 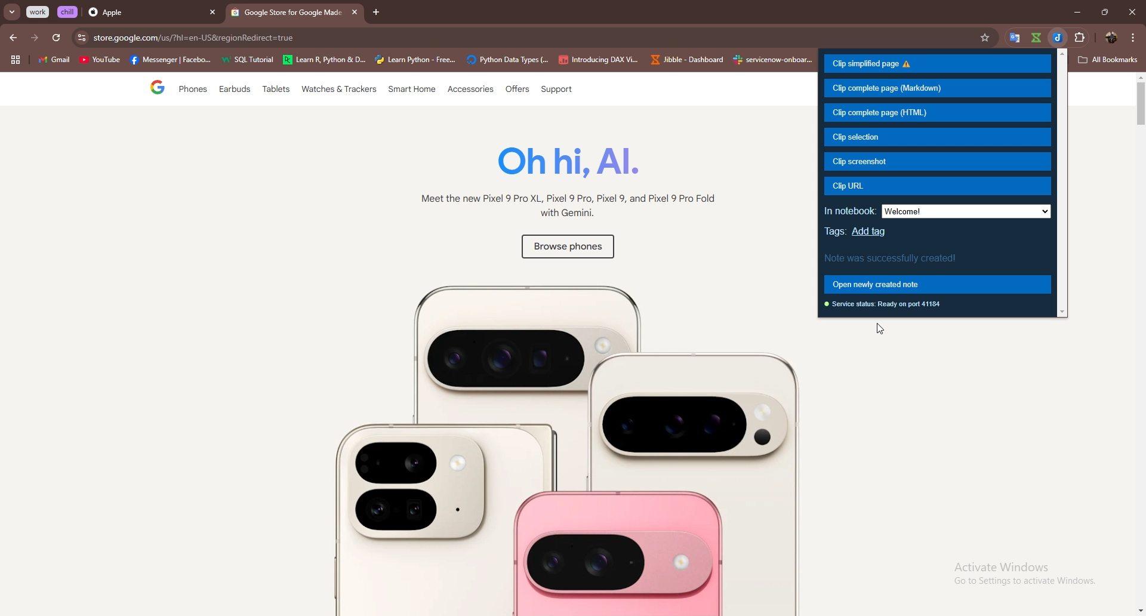 What do you see at coordinates (561, 185) in the screenshot?
I see `Oh ni, Al.
Meet the new Pixel 9 Pro XL, Pixel 9 Pro, Pixel 9, and Pixel 9 Pro Fold
with Gemini.` at bounding box center [561, 185].